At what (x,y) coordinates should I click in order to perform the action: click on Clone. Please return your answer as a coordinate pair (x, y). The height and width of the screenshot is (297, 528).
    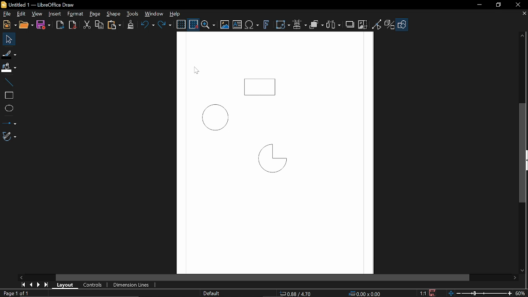
    Looking at the image, I should click on (130, 26).